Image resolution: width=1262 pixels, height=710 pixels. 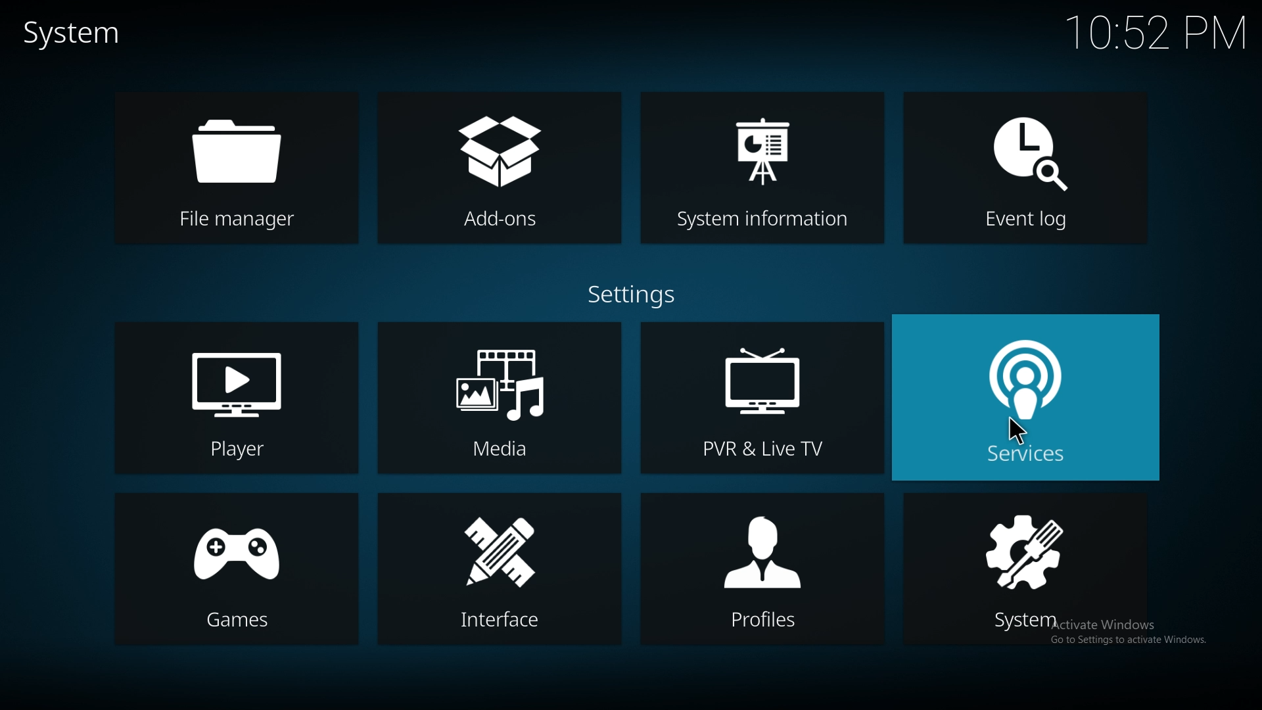 What do you see at coordinates (765, 396) in the screenshot?
I see `pvr and live tv` at bounding box center [765, 396].